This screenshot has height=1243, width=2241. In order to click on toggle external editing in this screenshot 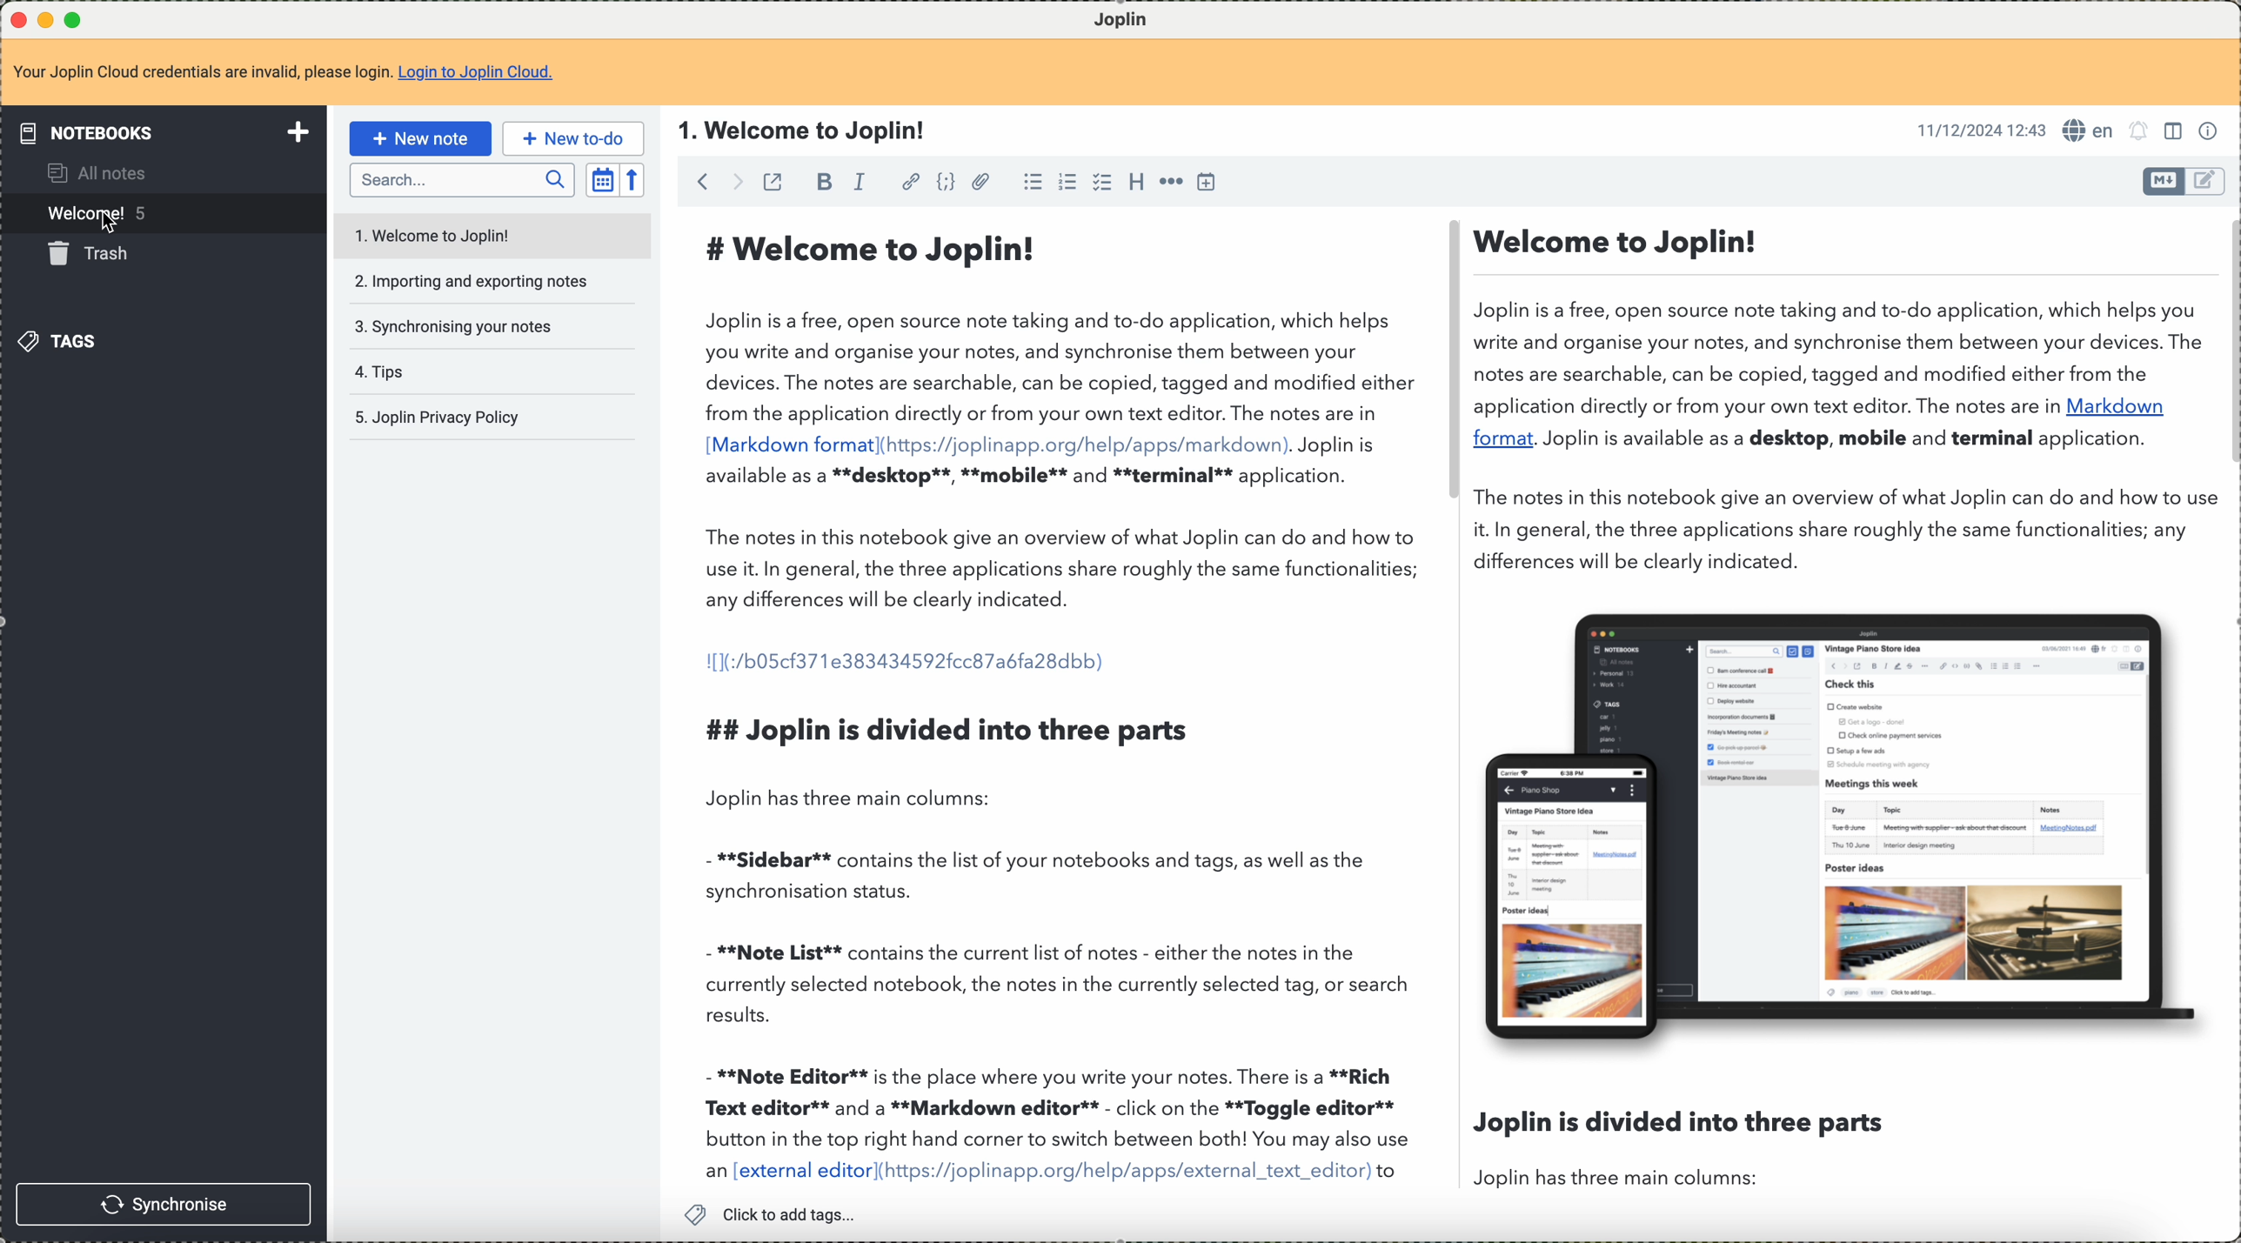, I will do `click(772, 182)`.